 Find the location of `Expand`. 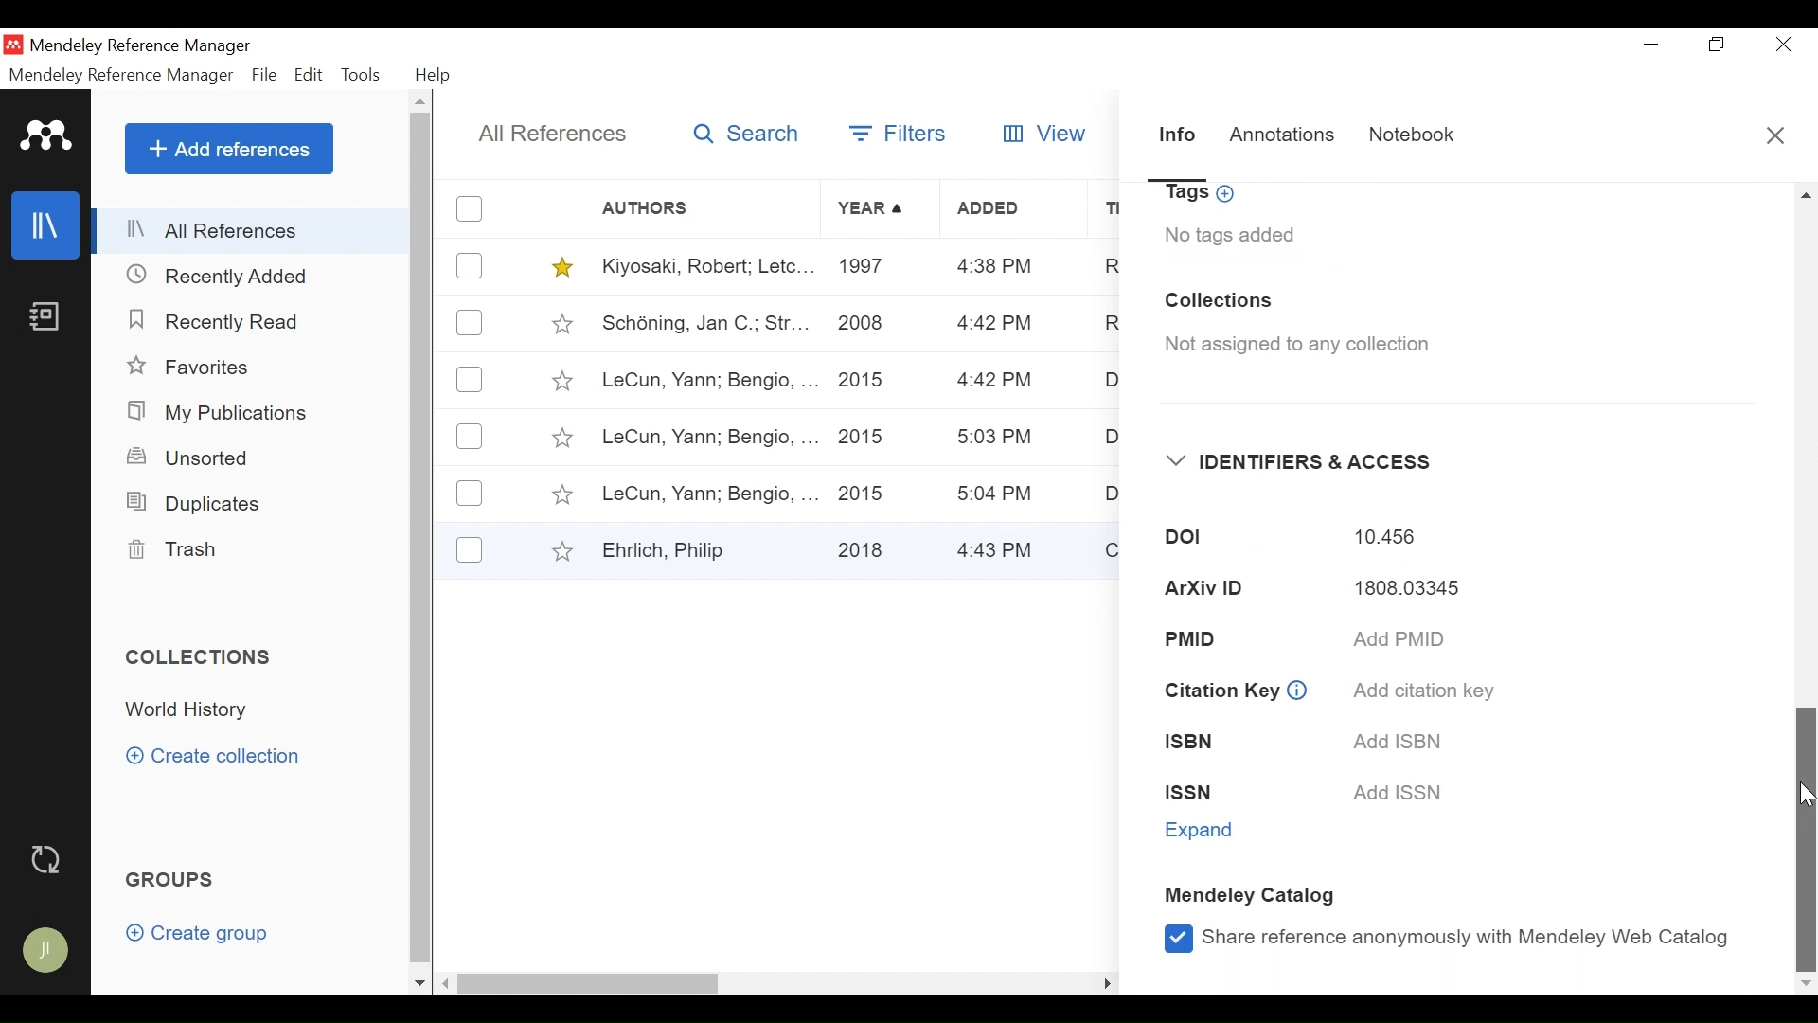

Expand is located at coordinates (1203, 831).